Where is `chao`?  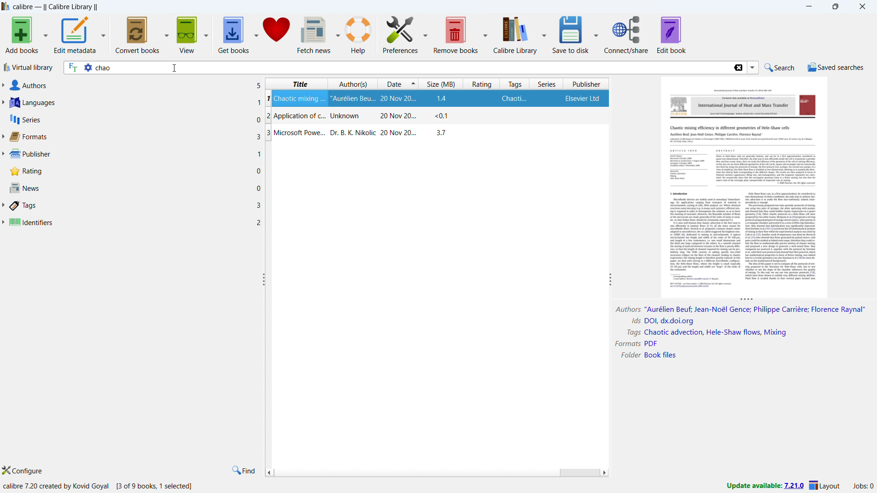
chao is located at coordinates (112, 68).